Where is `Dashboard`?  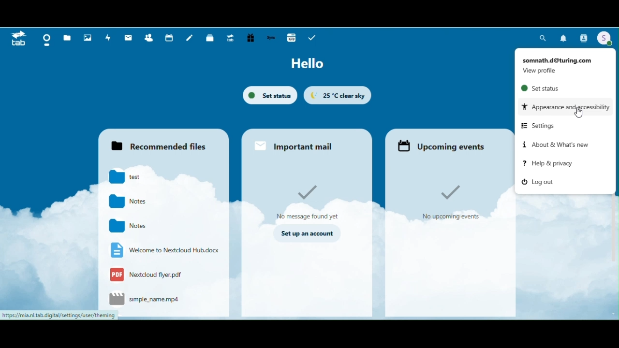
Dashboard is located at coordinates (45, 39).